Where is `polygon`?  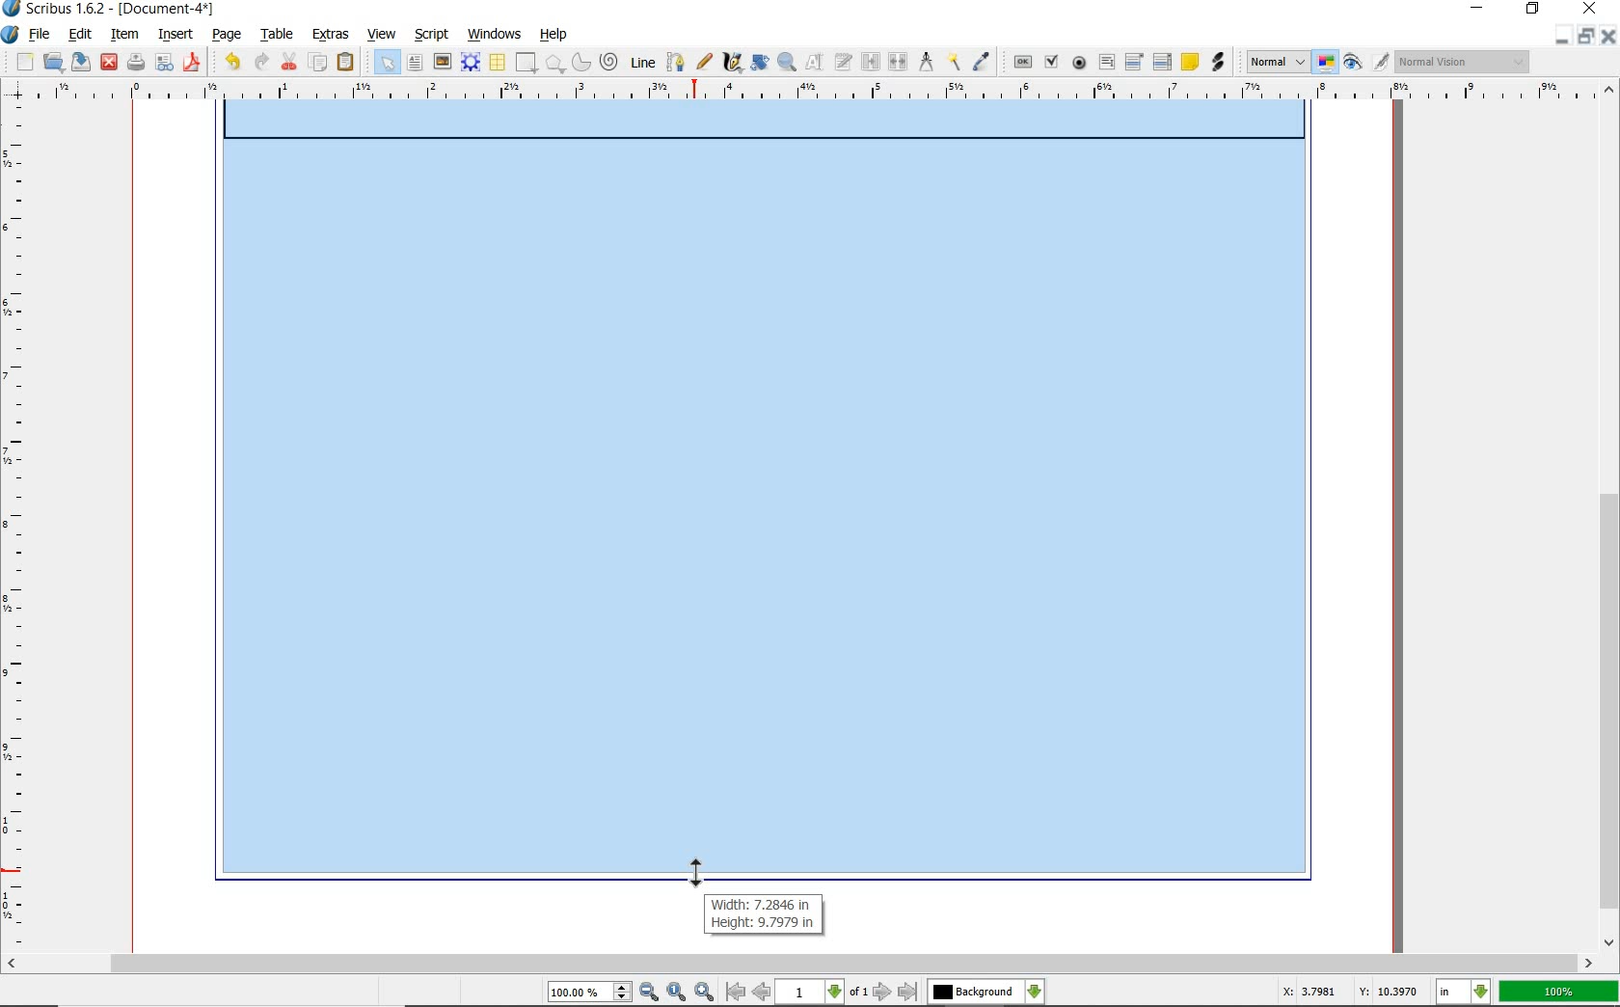 polygon is located at coordinates (555, 65).